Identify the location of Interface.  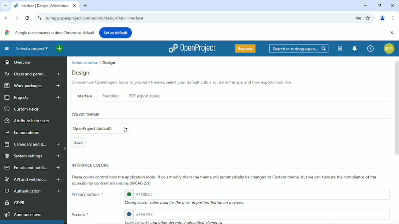
(83, 95).